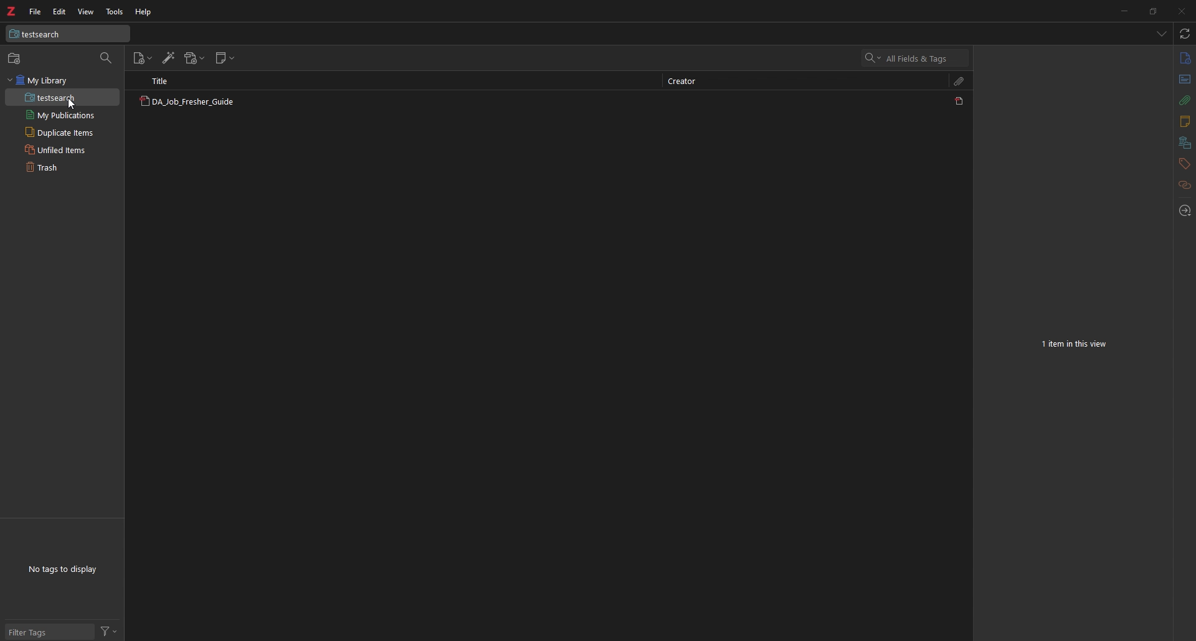 Image resolution: width=1196 pixels, height=641 pixels. What do you see at coordinates (62, 115) in the screenshot?
I see `my publications` at bounding box center [62, 115].